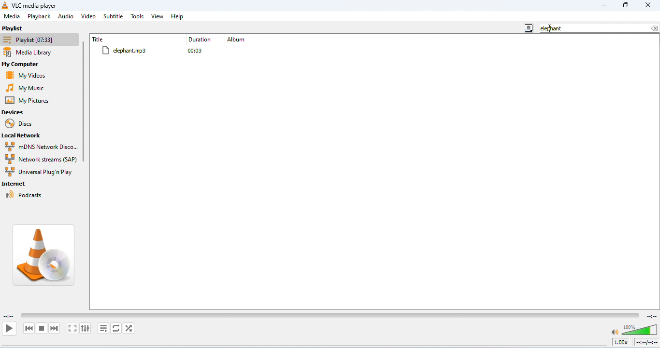 The image size is (660, 348). Describe the element at coordinates (36, 5) in the screenshot. I see `VLC media player` at that location.